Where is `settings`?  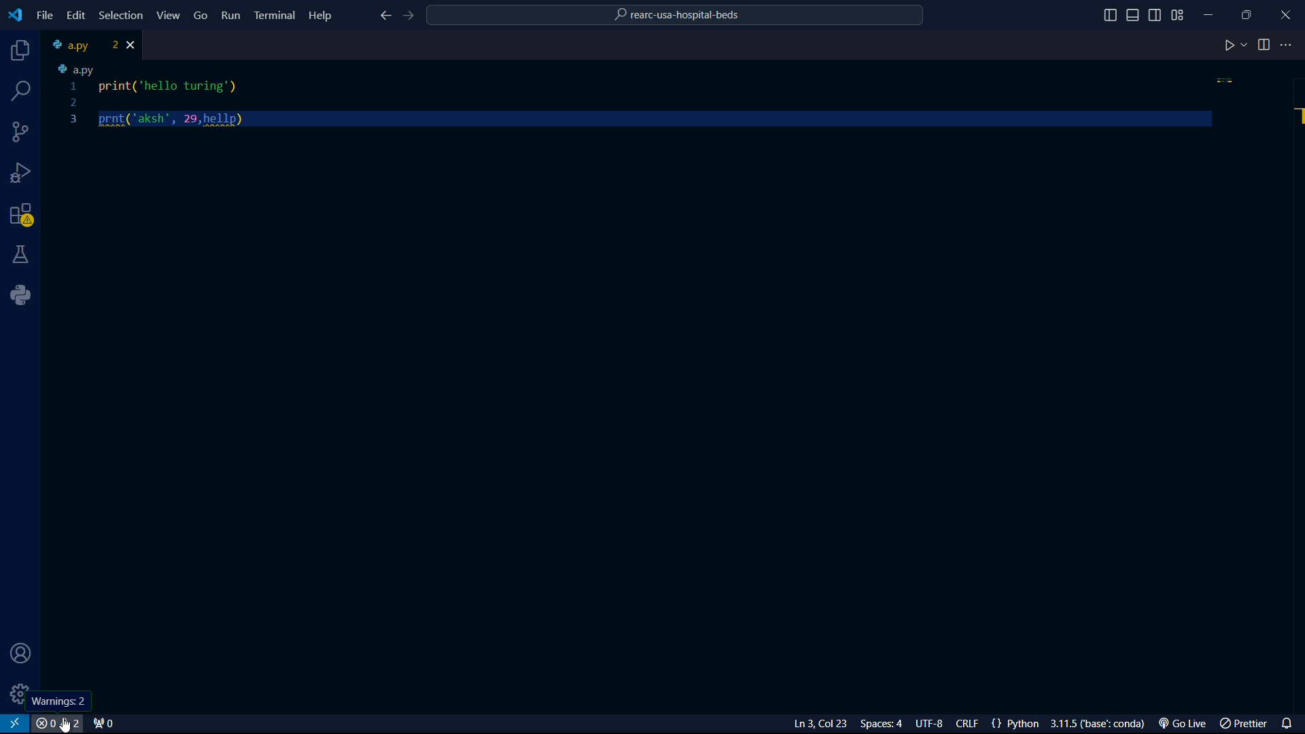
settings is located at coordinates (16, 693).